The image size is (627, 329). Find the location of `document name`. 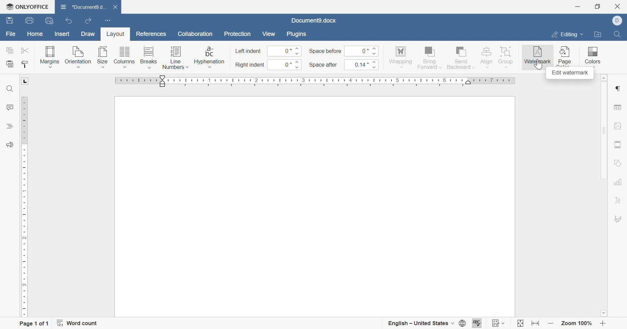

document name is located at coordinates (313, 21).